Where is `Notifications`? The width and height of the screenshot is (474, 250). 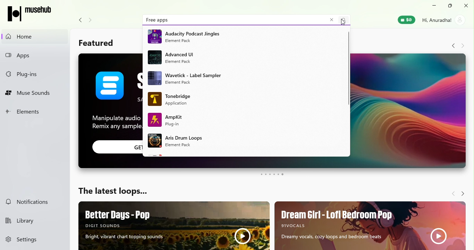 Notifications is located at coordinates (31, 201).